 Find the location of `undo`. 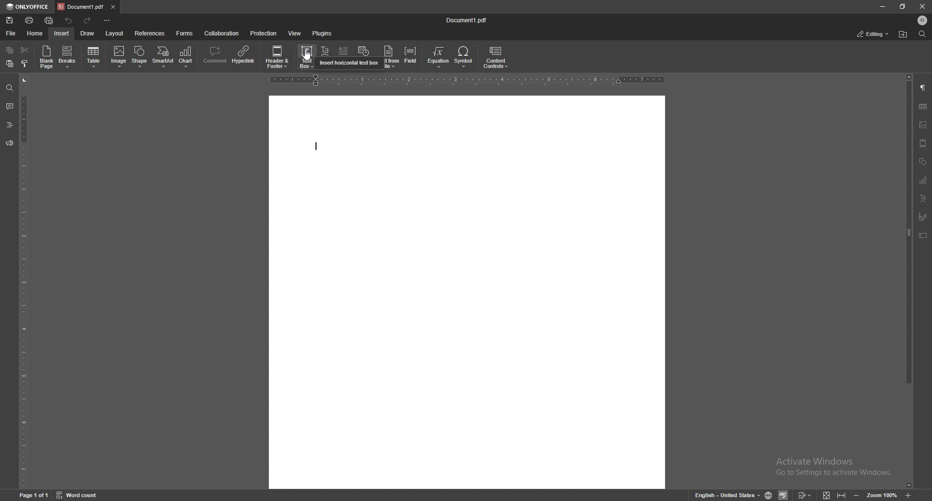

undo is located at coordinates (70, 20).